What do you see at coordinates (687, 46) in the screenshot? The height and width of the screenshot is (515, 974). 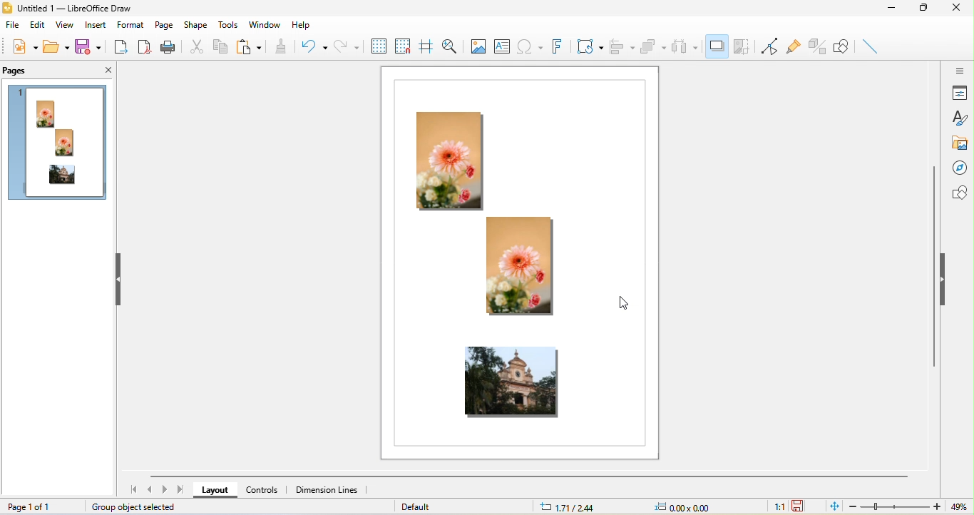 I see `select at least three object to distribute` at bounding box center [687, 46].